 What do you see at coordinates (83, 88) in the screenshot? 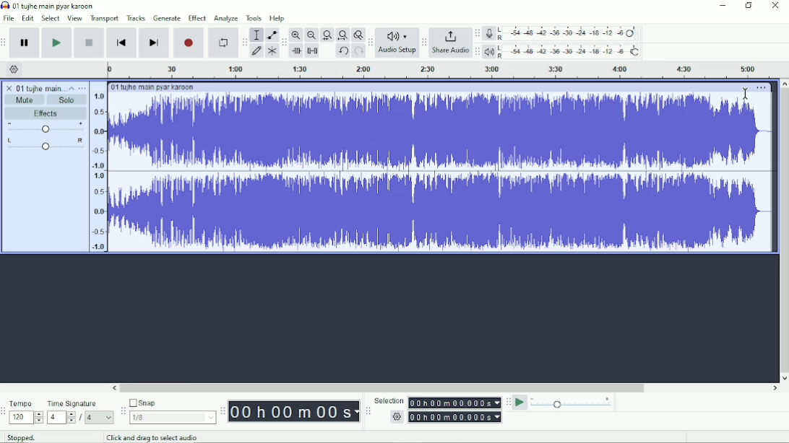
I see `Open menu` at bounding box center [83, 88].